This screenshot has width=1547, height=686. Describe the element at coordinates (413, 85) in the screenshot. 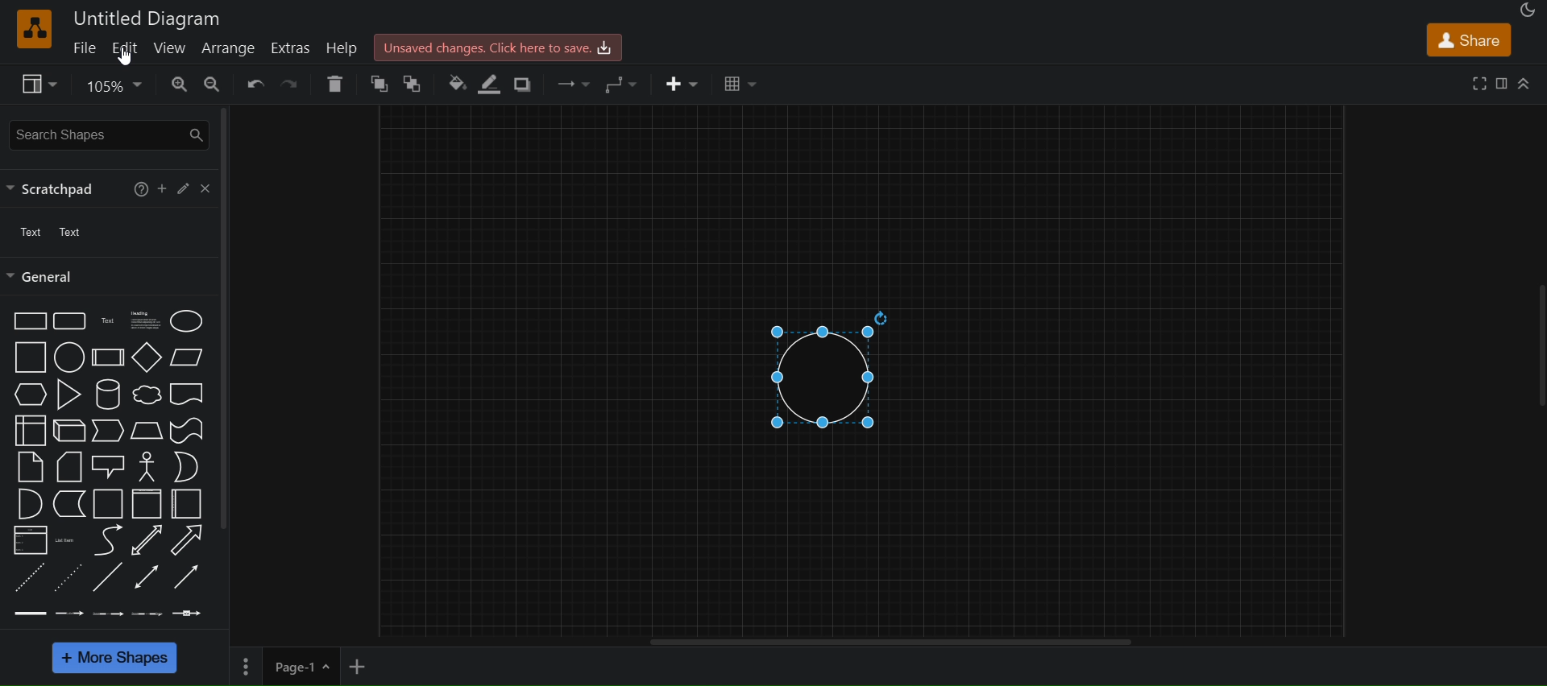

I see `to` at that location.